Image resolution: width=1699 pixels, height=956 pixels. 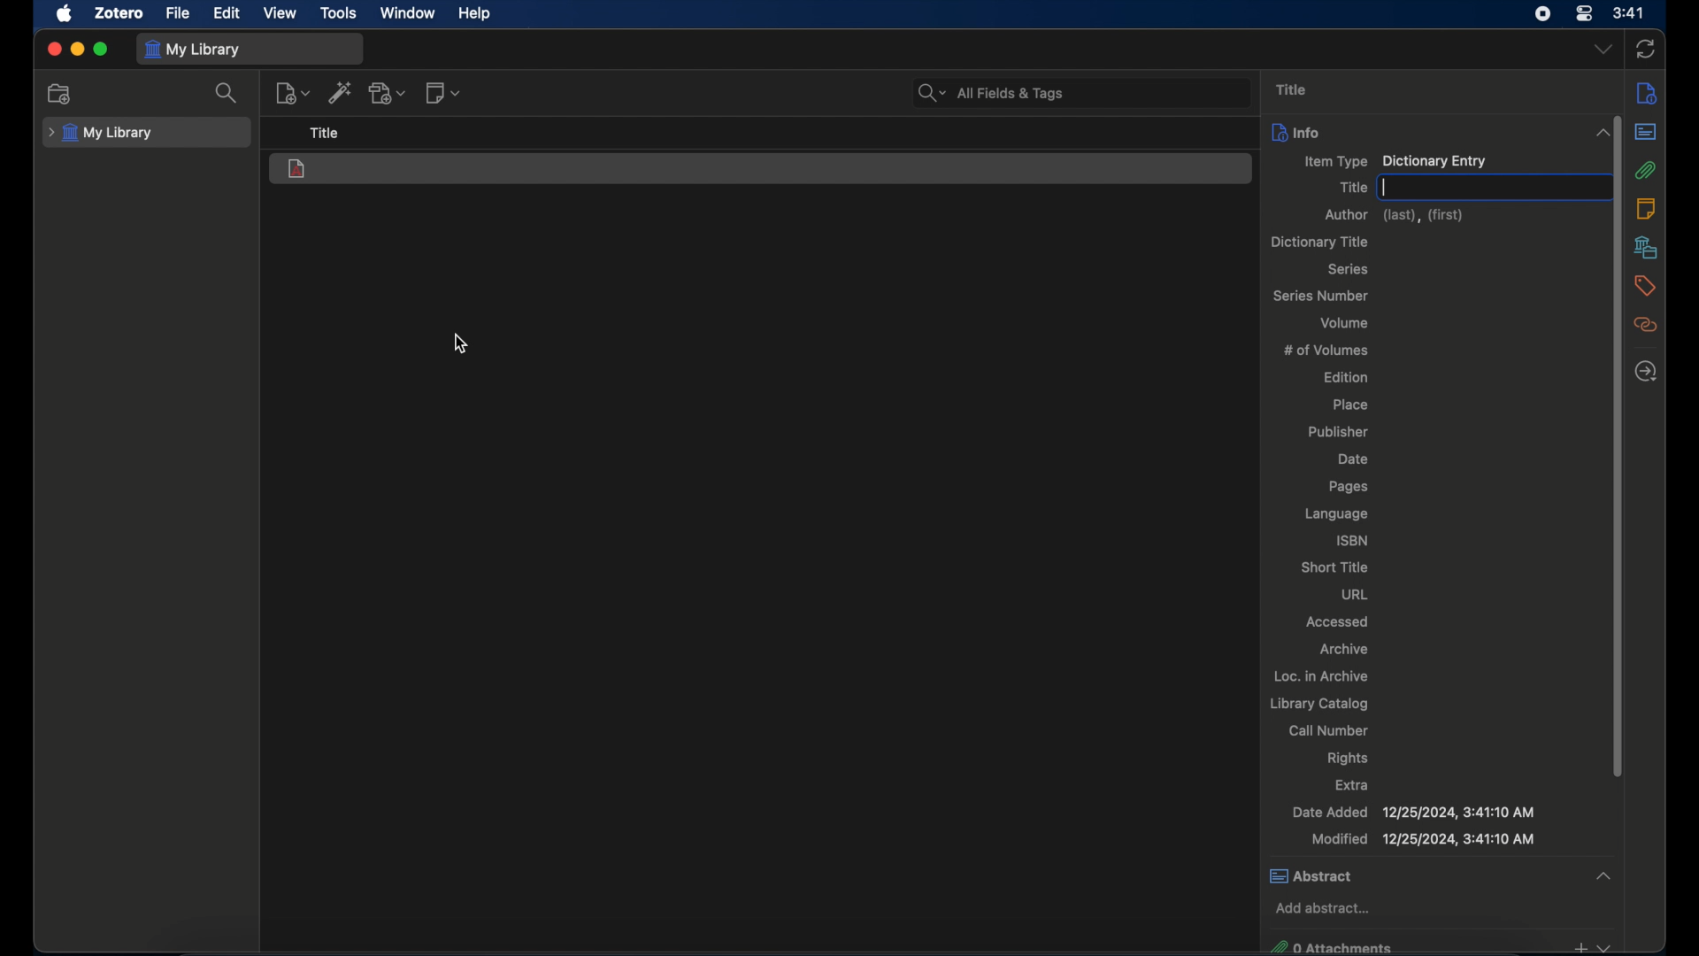 I want to click on dropdown, so click(x=1603, y=50).